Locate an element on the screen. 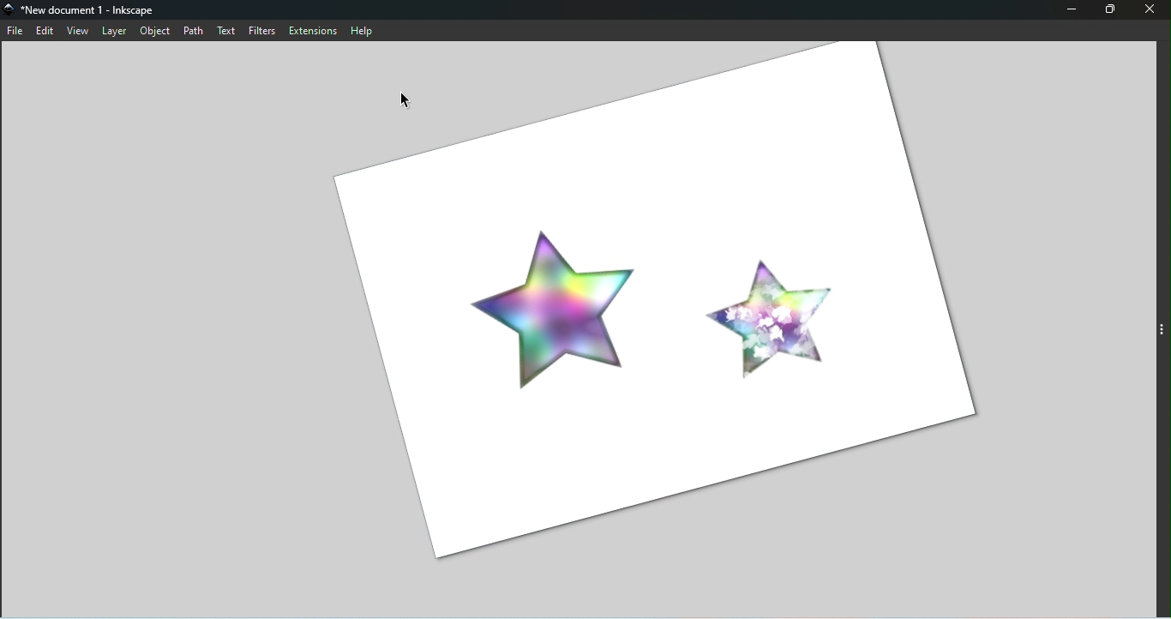 The width and height of the screenshot is (1171, 619). CLockwise is located at coordinates (705, 321).